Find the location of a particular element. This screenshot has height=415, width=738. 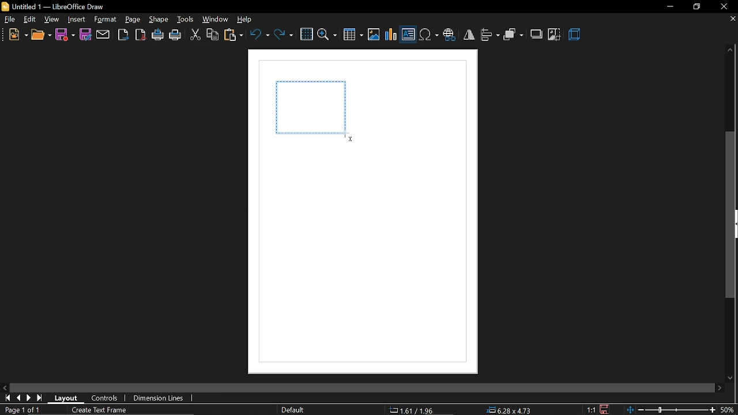

dimension lines is located at coordinates (159, 398).